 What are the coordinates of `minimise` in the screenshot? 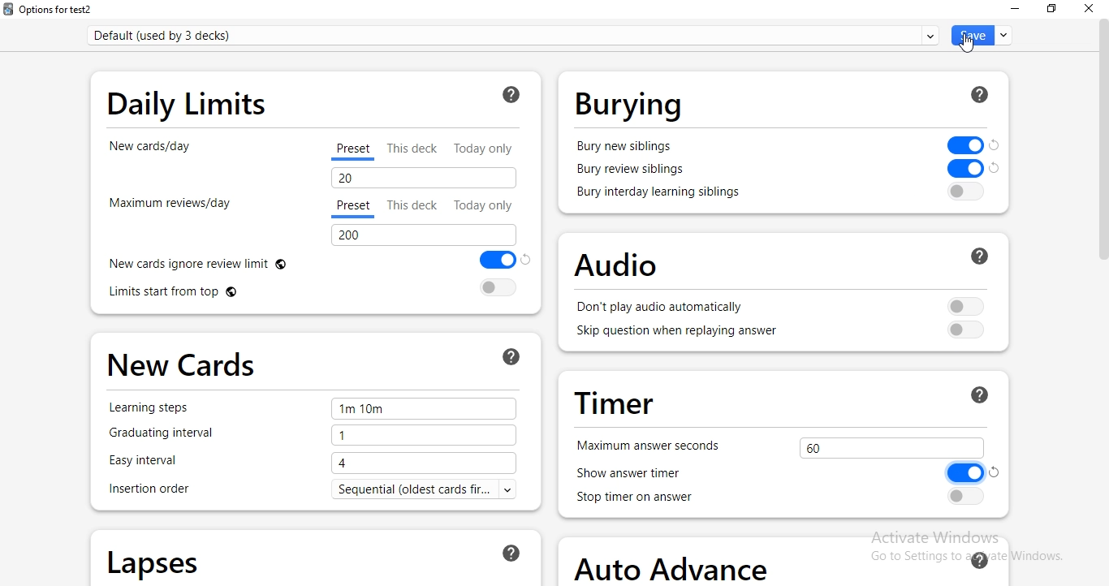 It's located at (1013, 10).